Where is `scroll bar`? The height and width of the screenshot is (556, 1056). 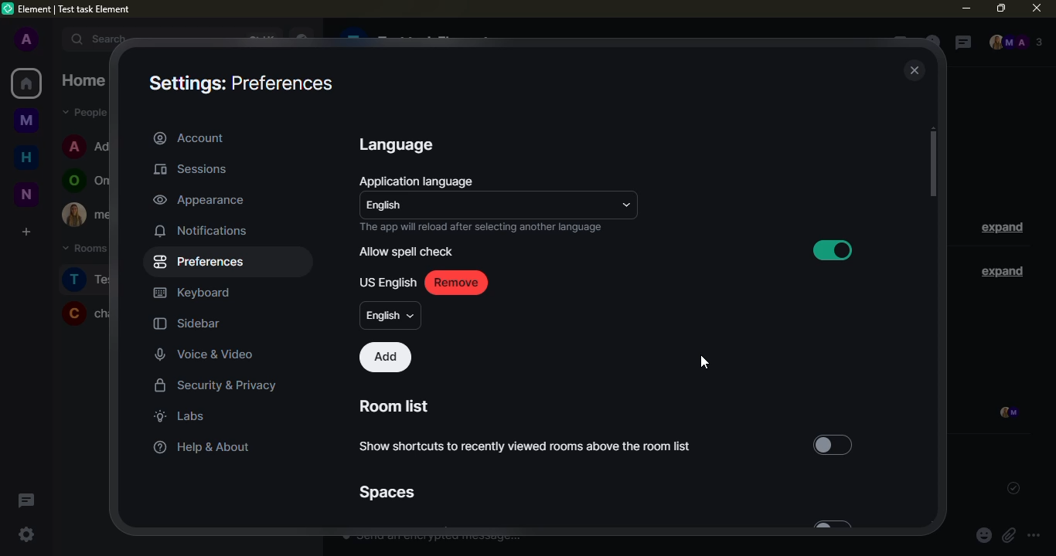 scroll bar is located at coordinates (932, 164).